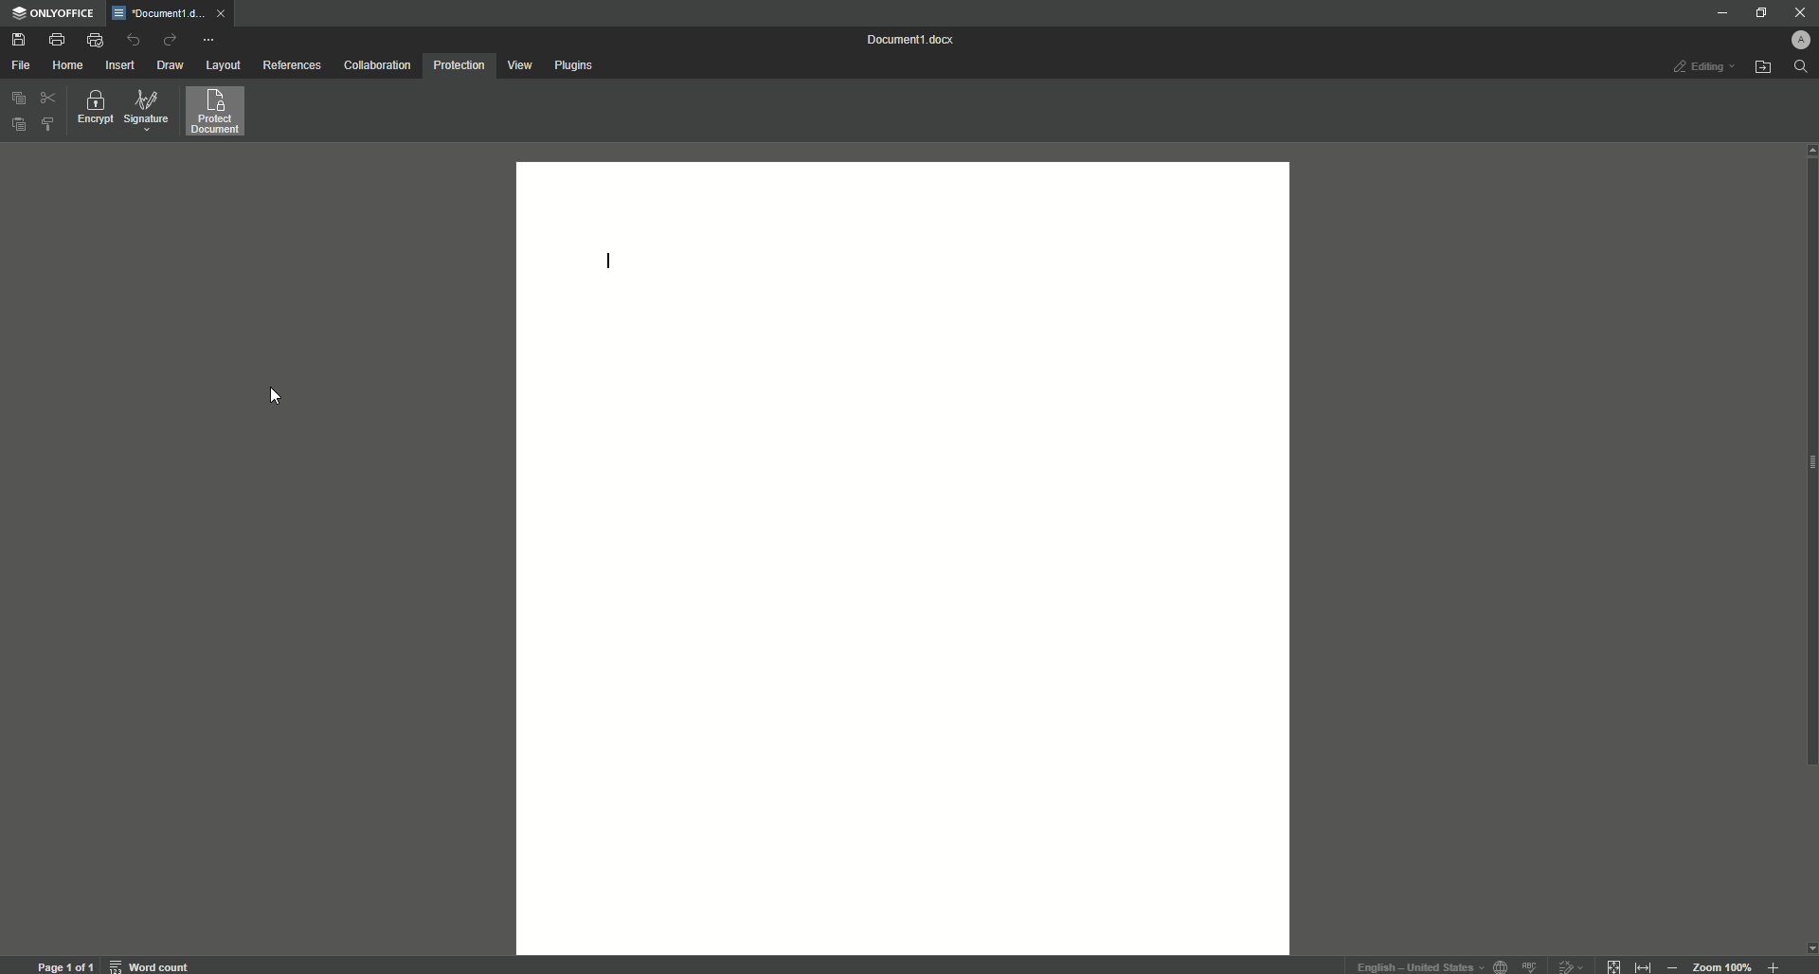 Image resolution: width=1819 pixels, height=974 pixels. What do you see at coordinates (1672, 965) in the screenshot?
I see `Zoom out` at bounding box center [1672, 965].